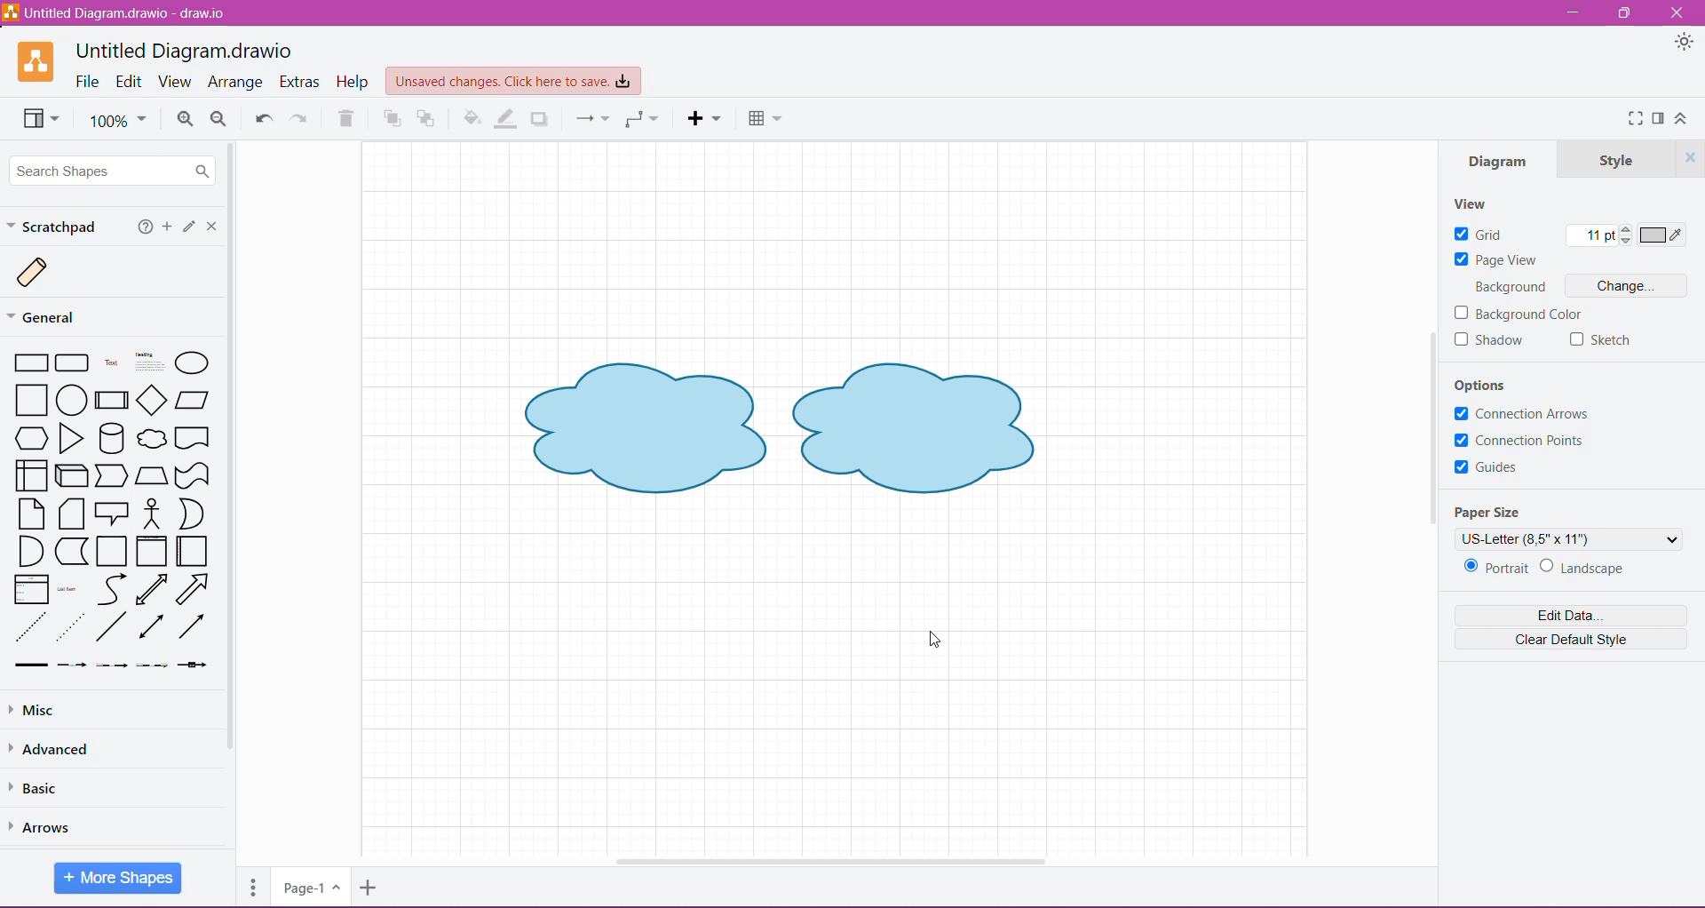 The height and width of the screenshot is (908, 1705). What do you see at coordinates (46, 274) in the screenshot?
I see `Scratch Image` at bounding box center [46, 274].